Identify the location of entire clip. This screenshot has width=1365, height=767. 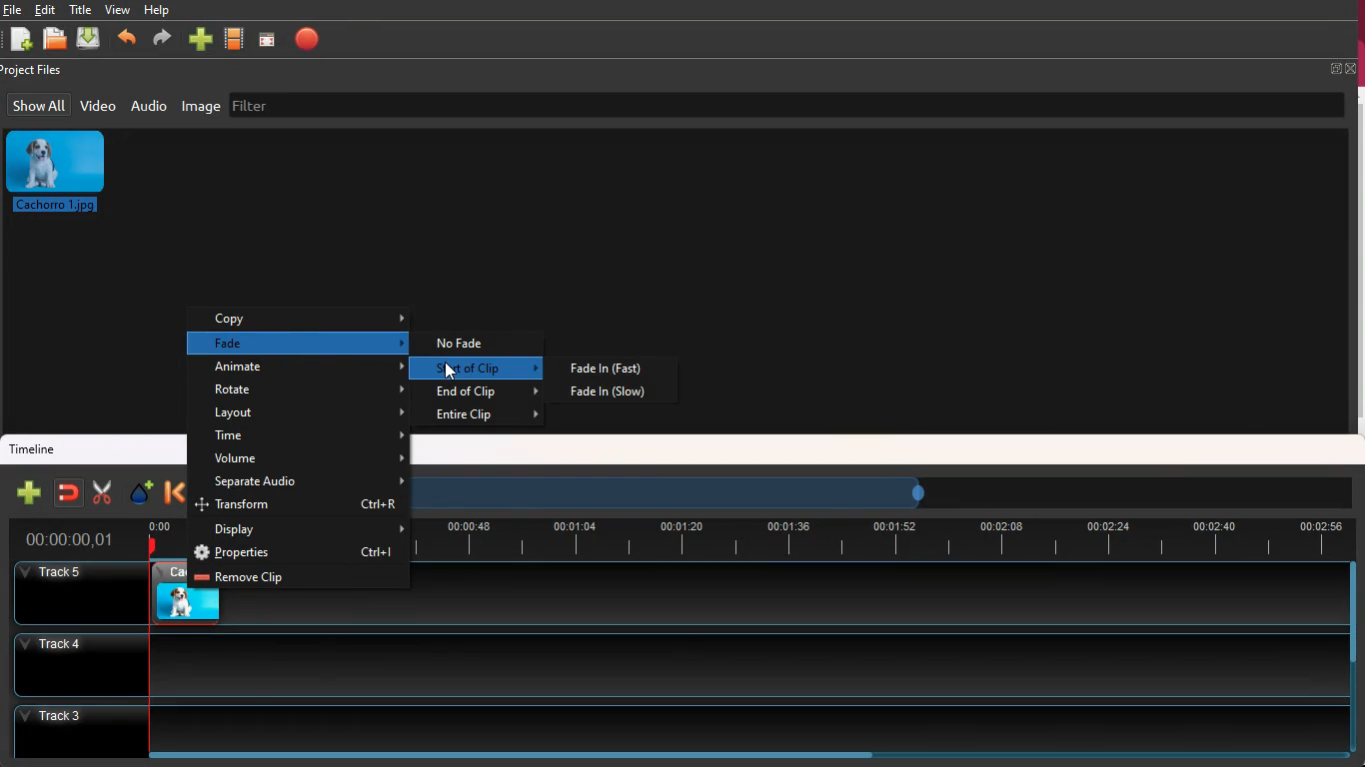
(486, 416).